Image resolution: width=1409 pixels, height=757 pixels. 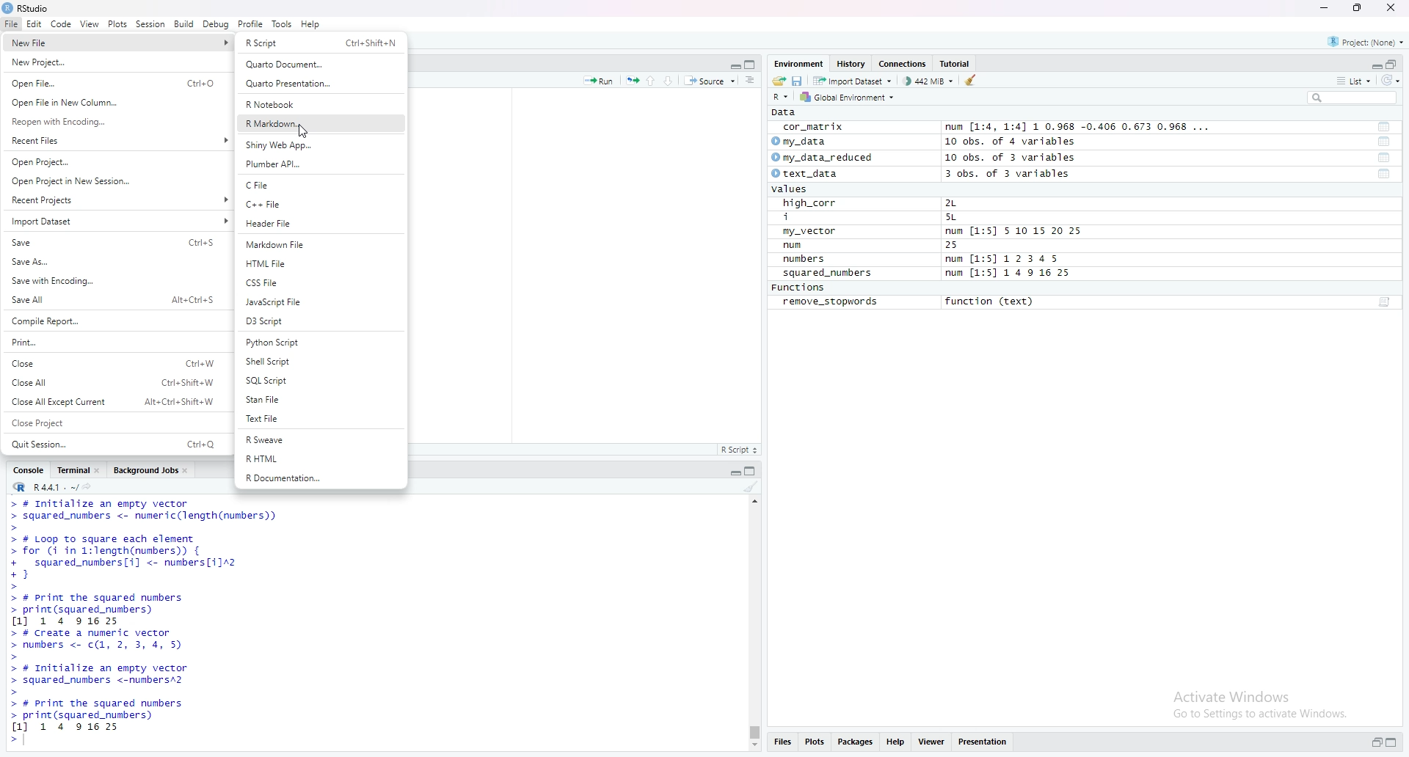 What do you see at coordinates (319, 244) in the screenshot?
I see `Markdown File` at bounding box center [319, 244].